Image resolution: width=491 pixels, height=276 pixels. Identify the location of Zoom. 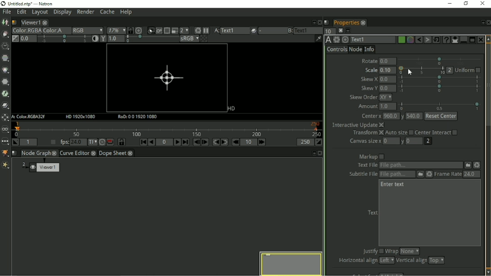
(116, 30).